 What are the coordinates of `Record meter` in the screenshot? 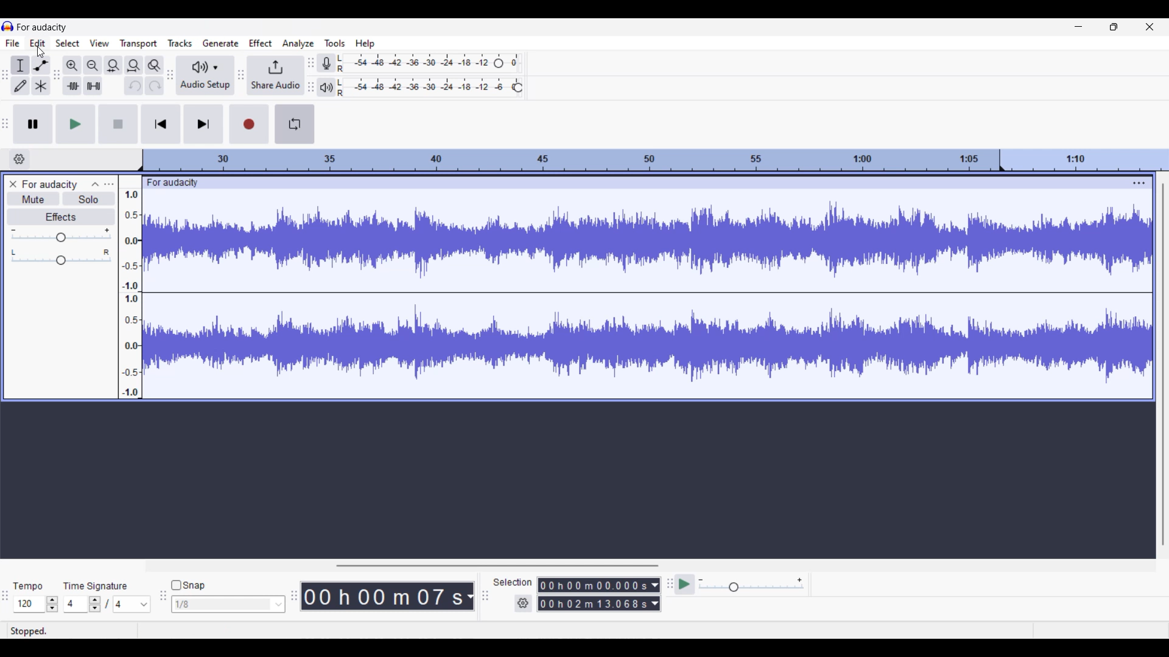 It's located at (326, 63).